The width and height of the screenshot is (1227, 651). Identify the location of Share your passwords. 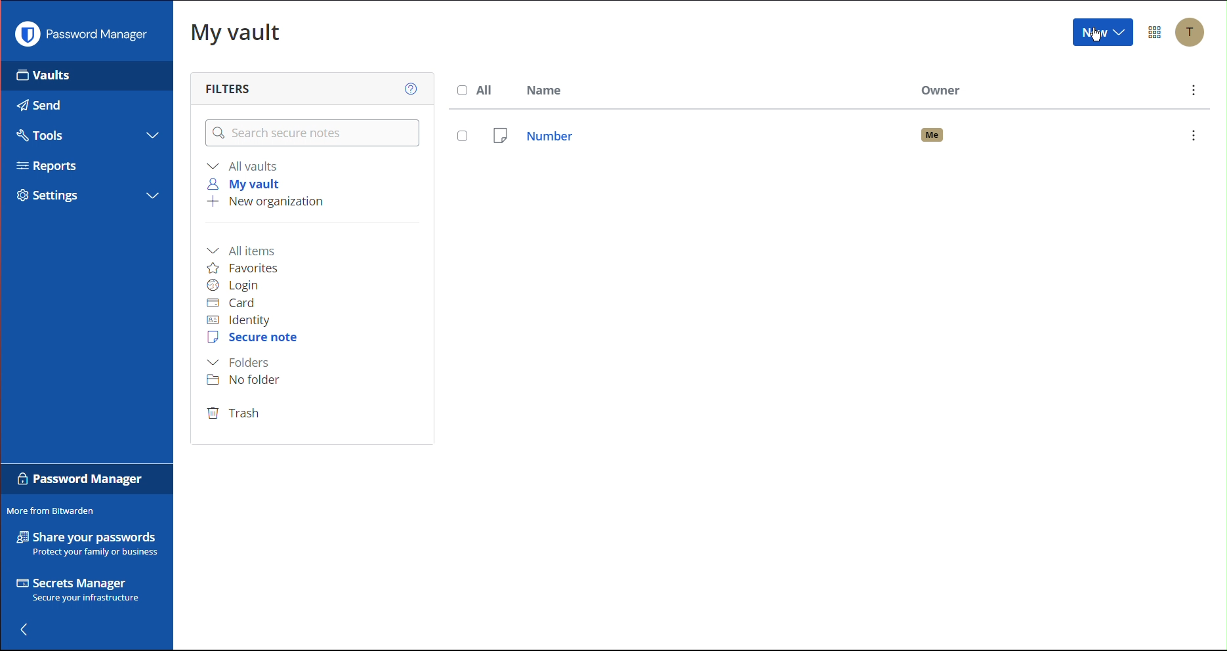
(88, 543).